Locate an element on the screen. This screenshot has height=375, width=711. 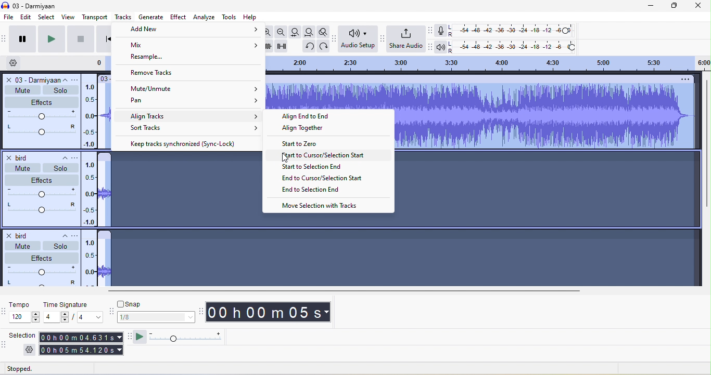
align together is located at coordinates (310, 130).